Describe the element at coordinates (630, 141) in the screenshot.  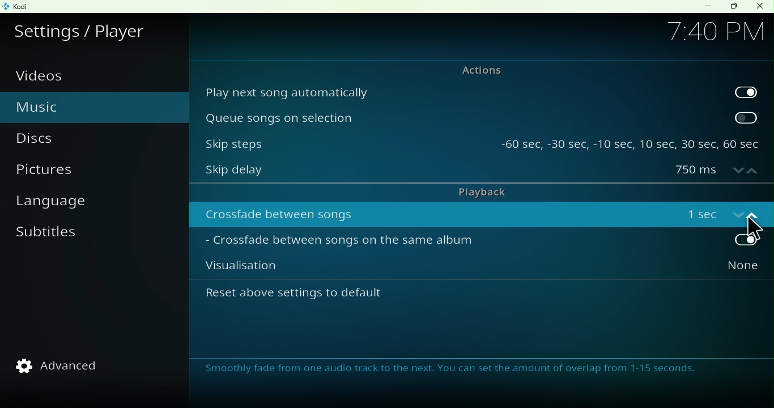
I see `time skips` at that location.